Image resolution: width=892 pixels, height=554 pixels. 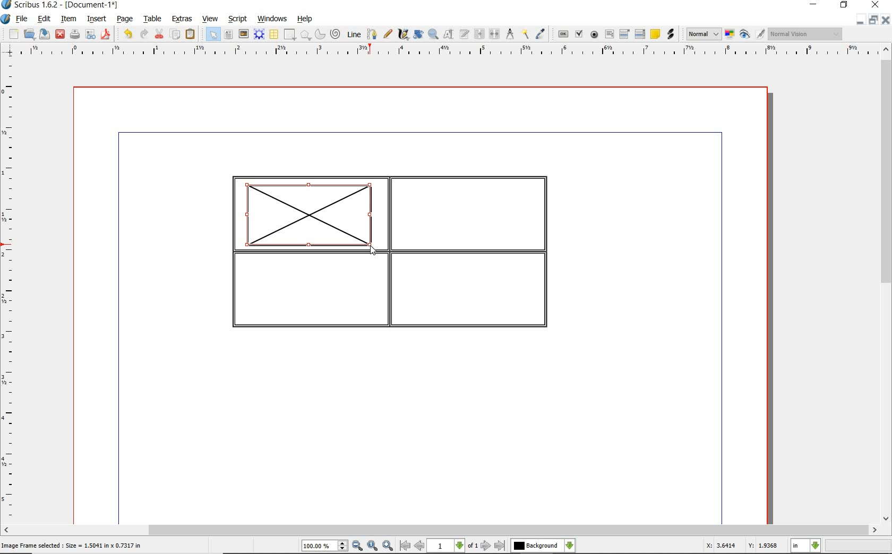 I want to click on edit text with story editor, so click(x=465, y=33).